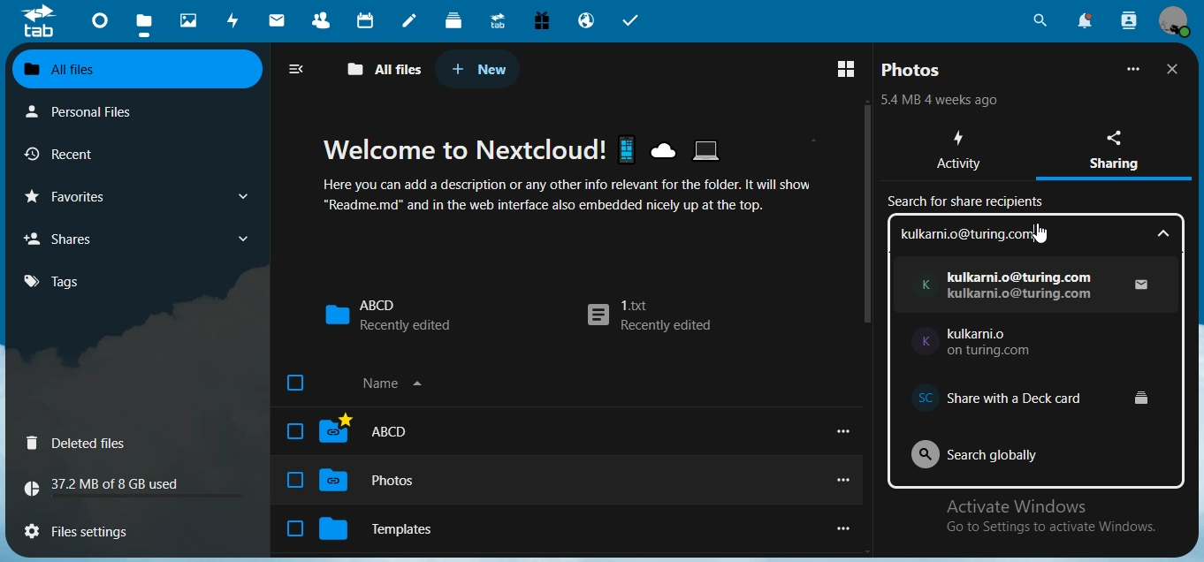 This screenshot has width=1204, height=562. What do you see at coordinates (1121, 148) in the screenshot?
I see `sharing` at bounding box center [1121, 148].